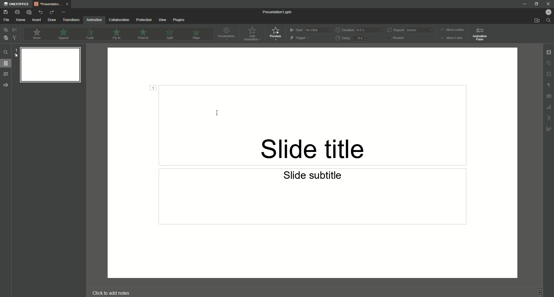 Image resolution: width=554 pixels, height=297 pixels. Describe the element at coordinates (117, 34) in the screenshot. I see `Fly In` at that location.